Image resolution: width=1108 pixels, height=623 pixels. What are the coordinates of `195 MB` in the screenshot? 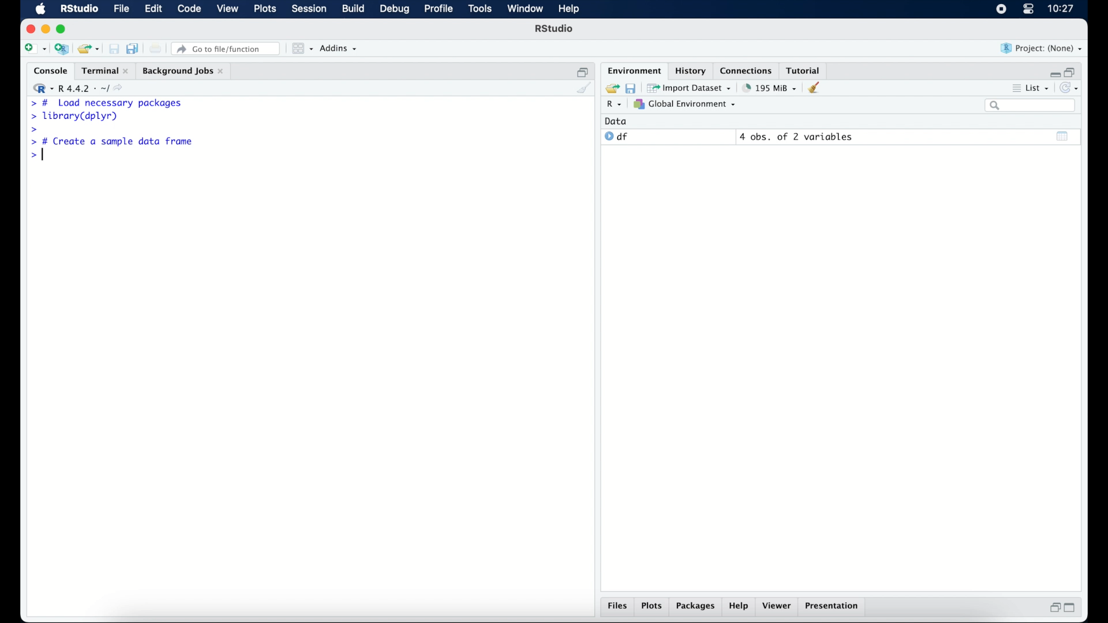 It's located at (769, 87).